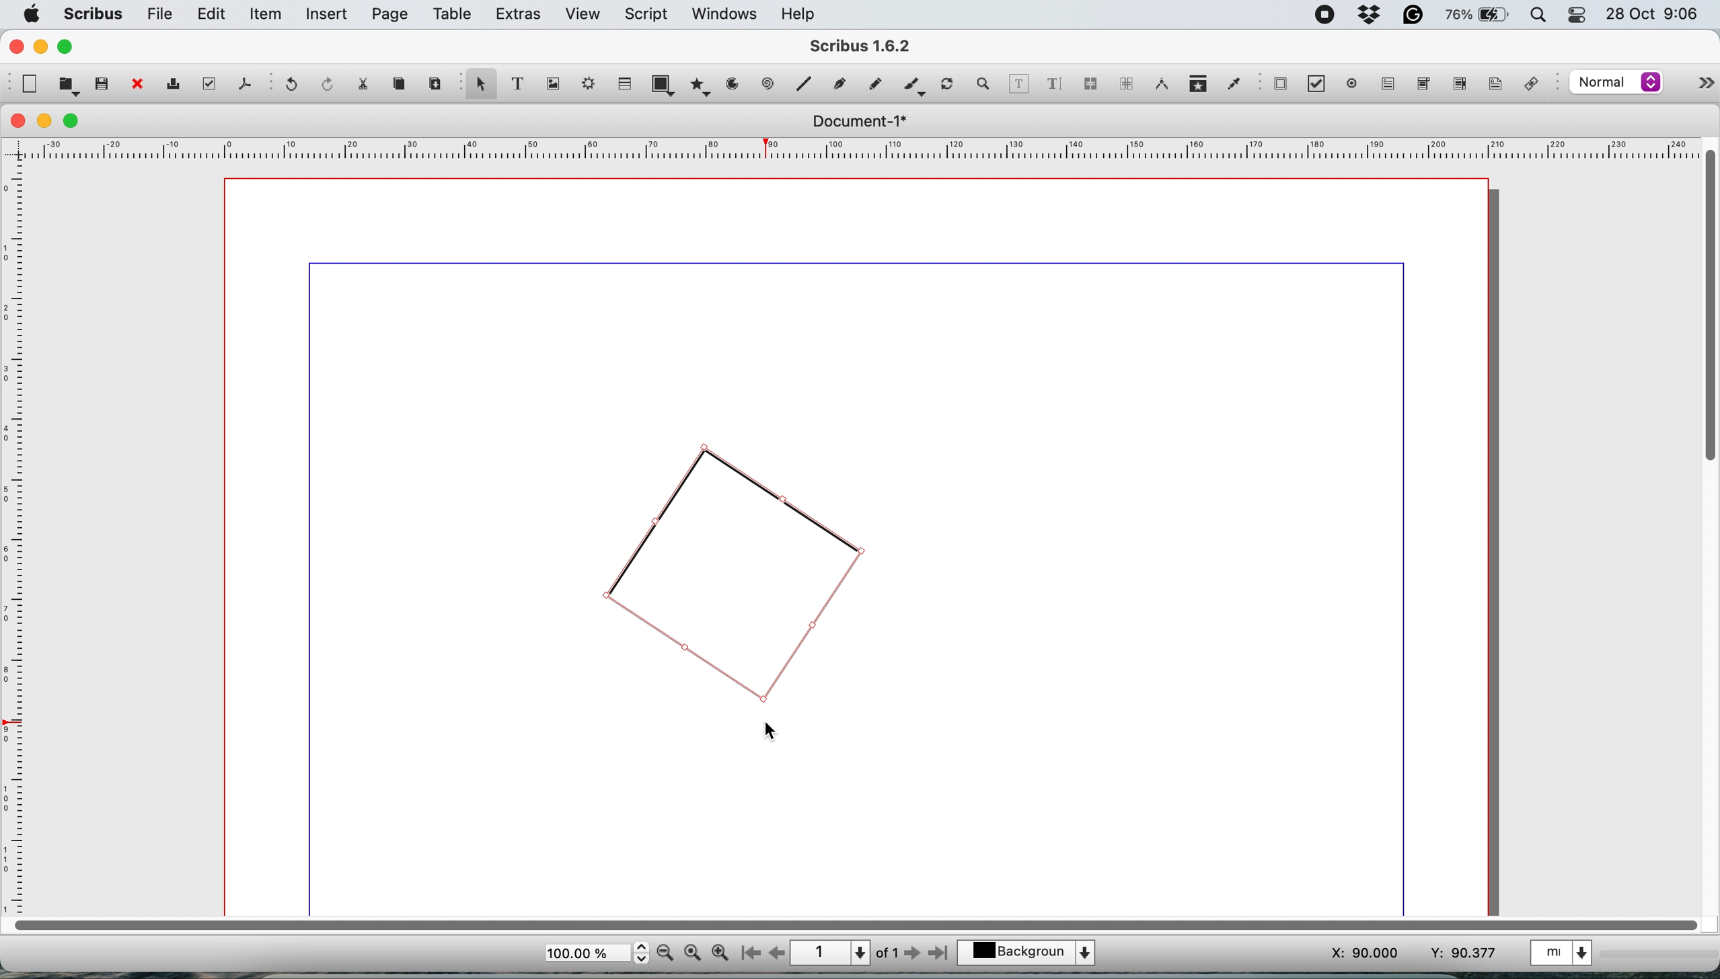 The image size is (1720, 979). I want to click on control center, so click(1575, 16).